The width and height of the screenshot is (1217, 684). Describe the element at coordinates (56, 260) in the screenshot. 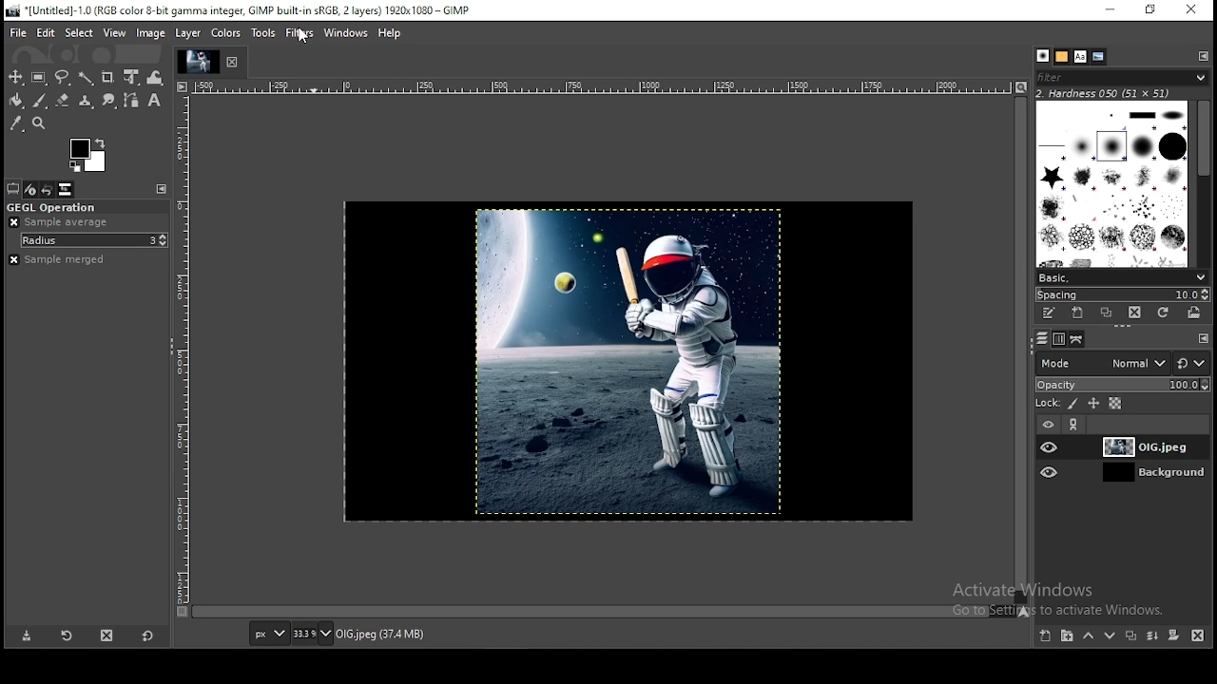

I see `sample merged` at that location.